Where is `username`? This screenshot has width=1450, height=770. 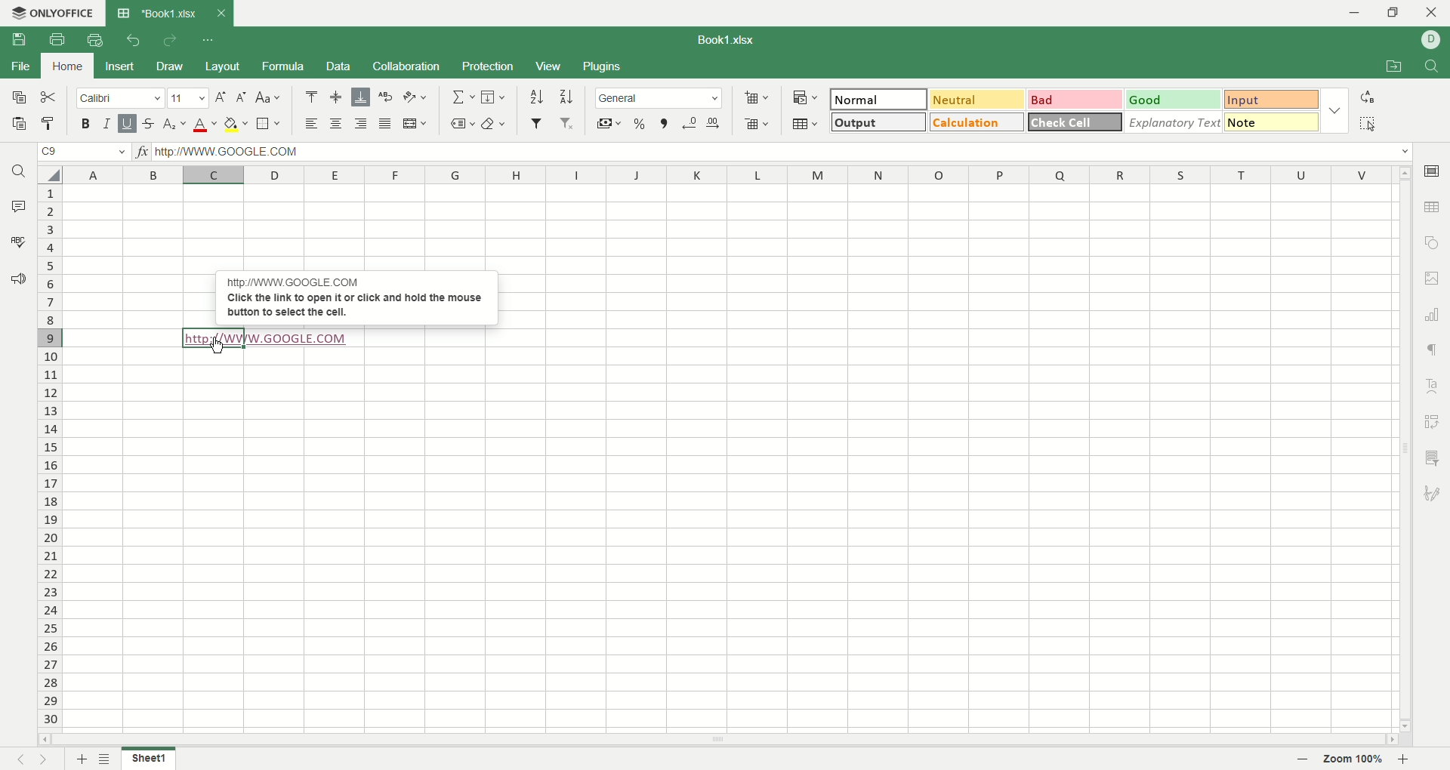 username is located at coordinates (1432, 39).